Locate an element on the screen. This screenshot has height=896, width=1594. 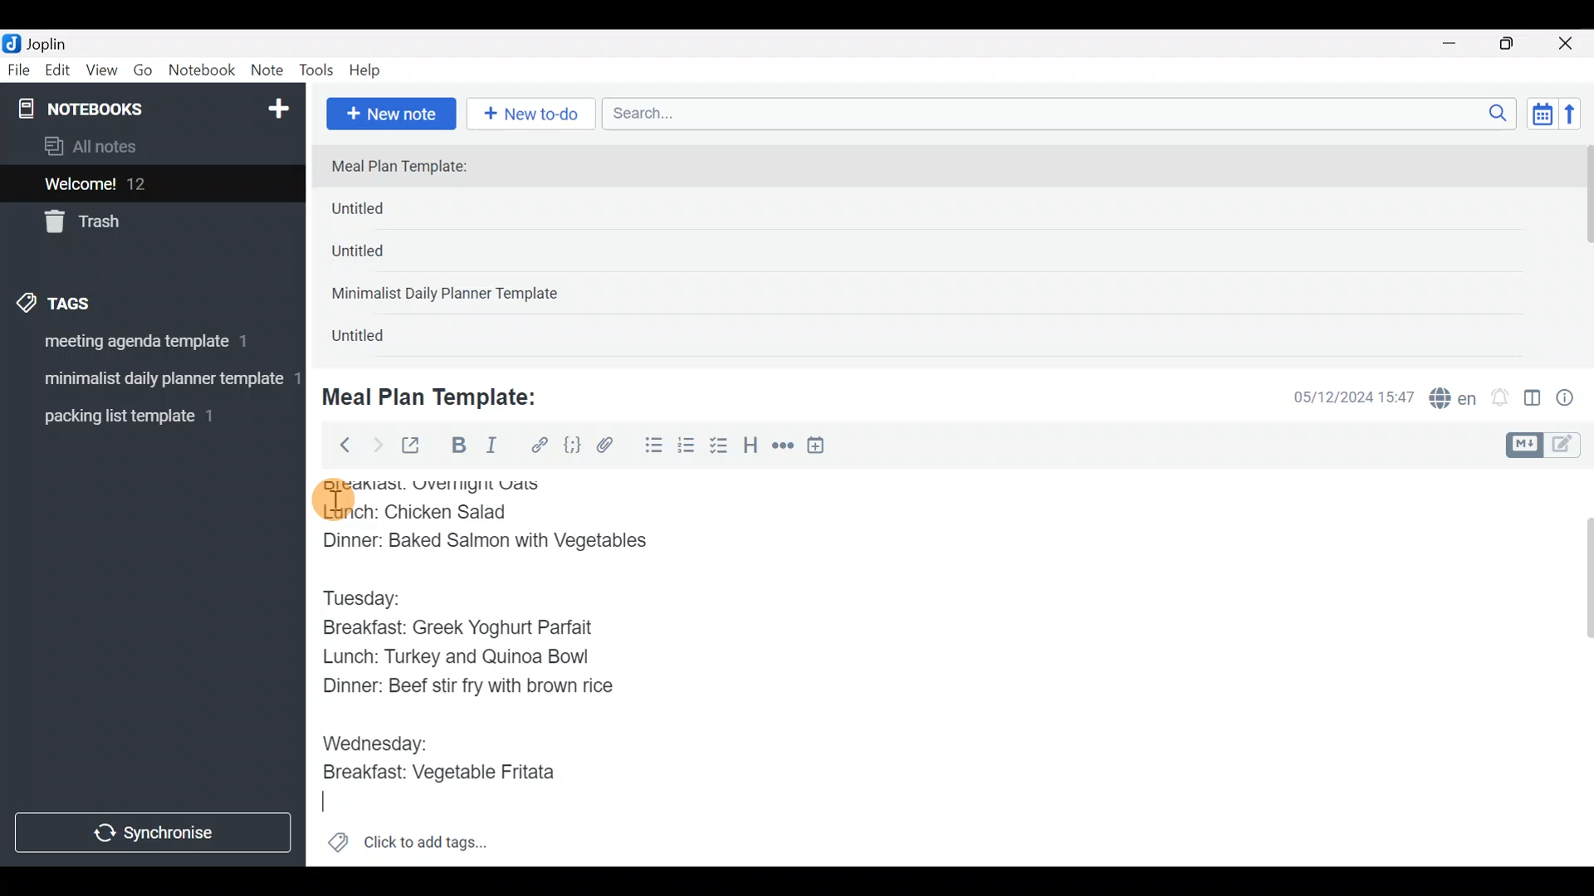
Dinner: Baked Salmon with Vegetables is located at coordinates (491, 538).